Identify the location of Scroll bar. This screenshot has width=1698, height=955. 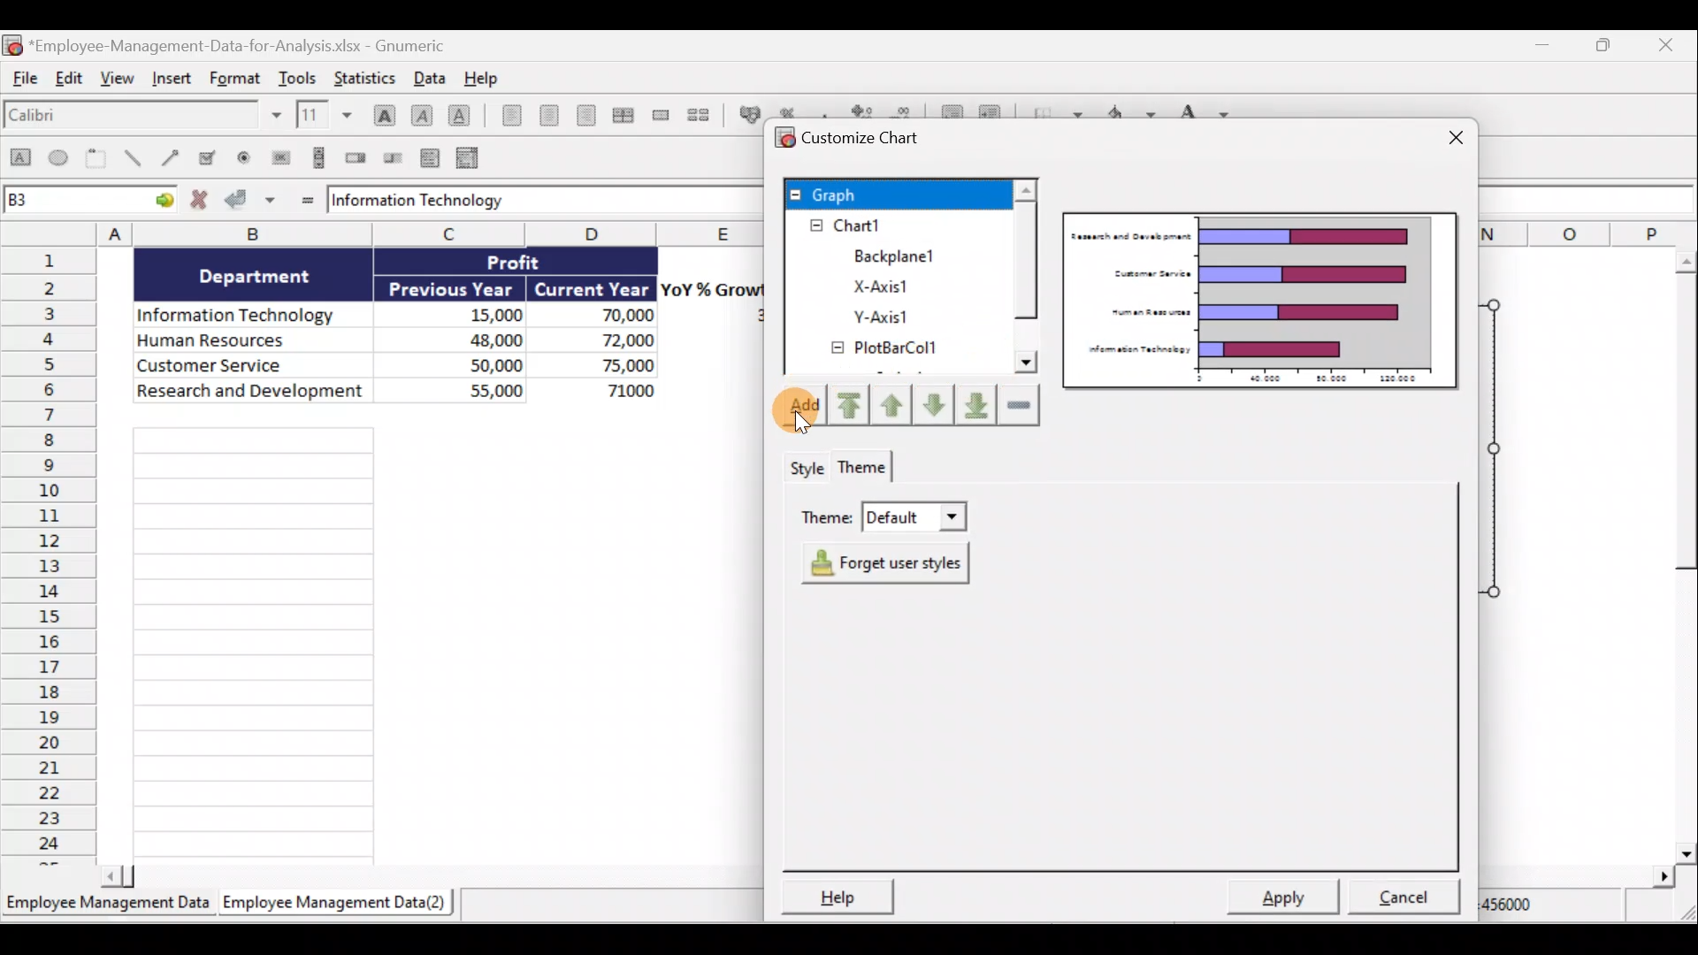
(1677, 555).